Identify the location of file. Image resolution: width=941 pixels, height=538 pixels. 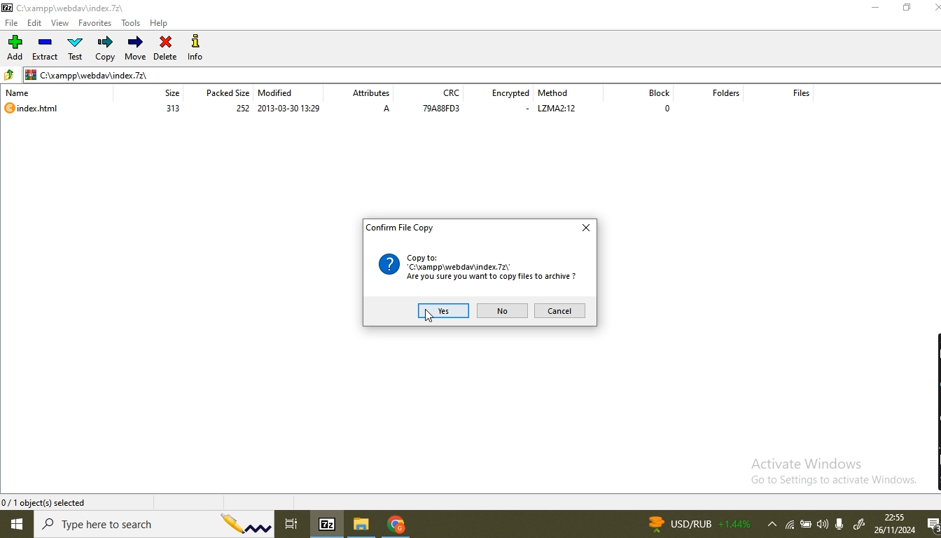
(14, 23).